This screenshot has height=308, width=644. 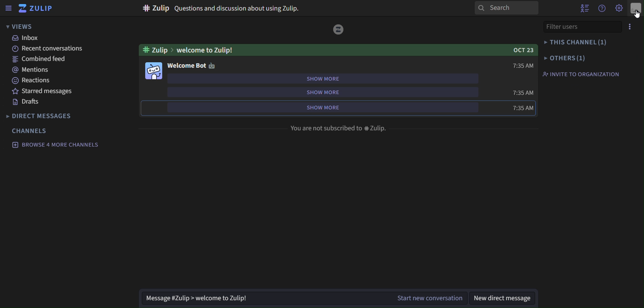 What do you see at coordinates (584, 7) in the screenshot?
I see `hide user list` at bounding box center [584, 7].